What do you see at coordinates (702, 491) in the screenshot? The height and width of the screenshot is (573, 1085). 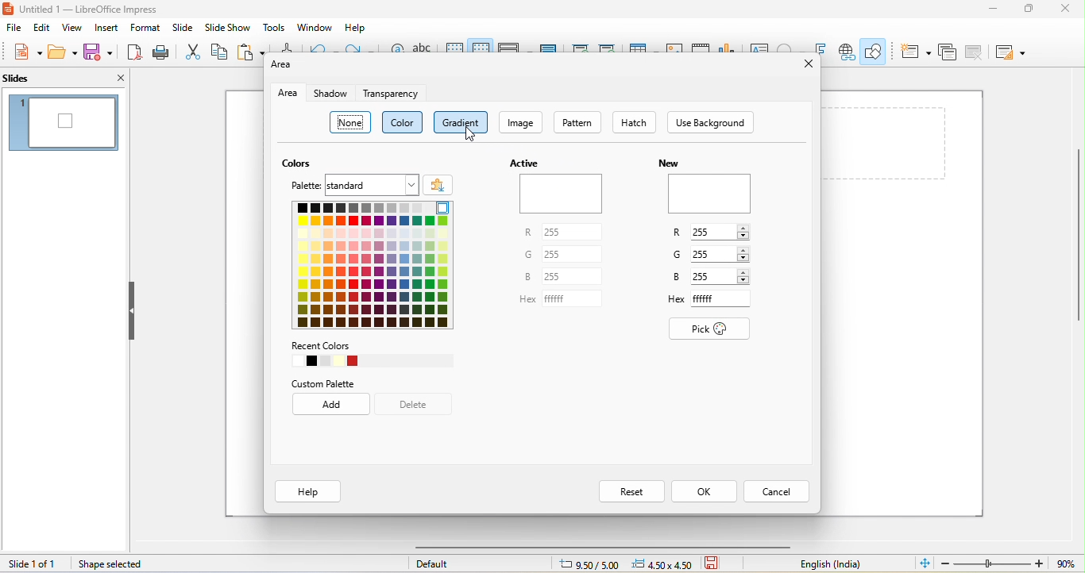 I see `ok` at bounding box center [702, 491].